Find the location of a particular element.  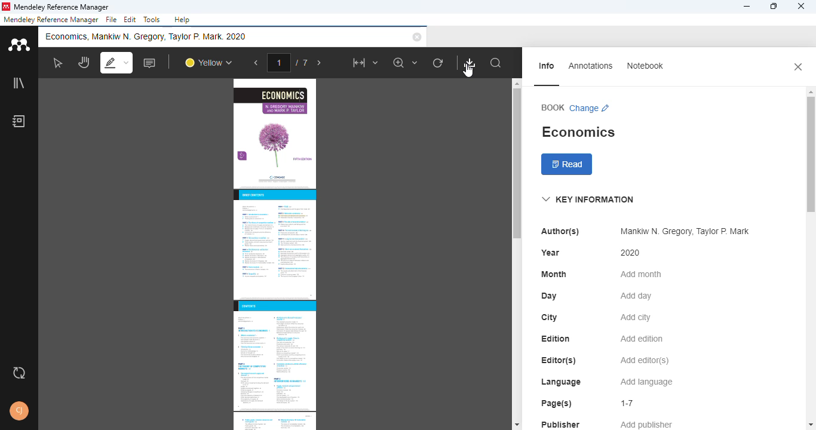

economics is located at coordinates (578, 132).